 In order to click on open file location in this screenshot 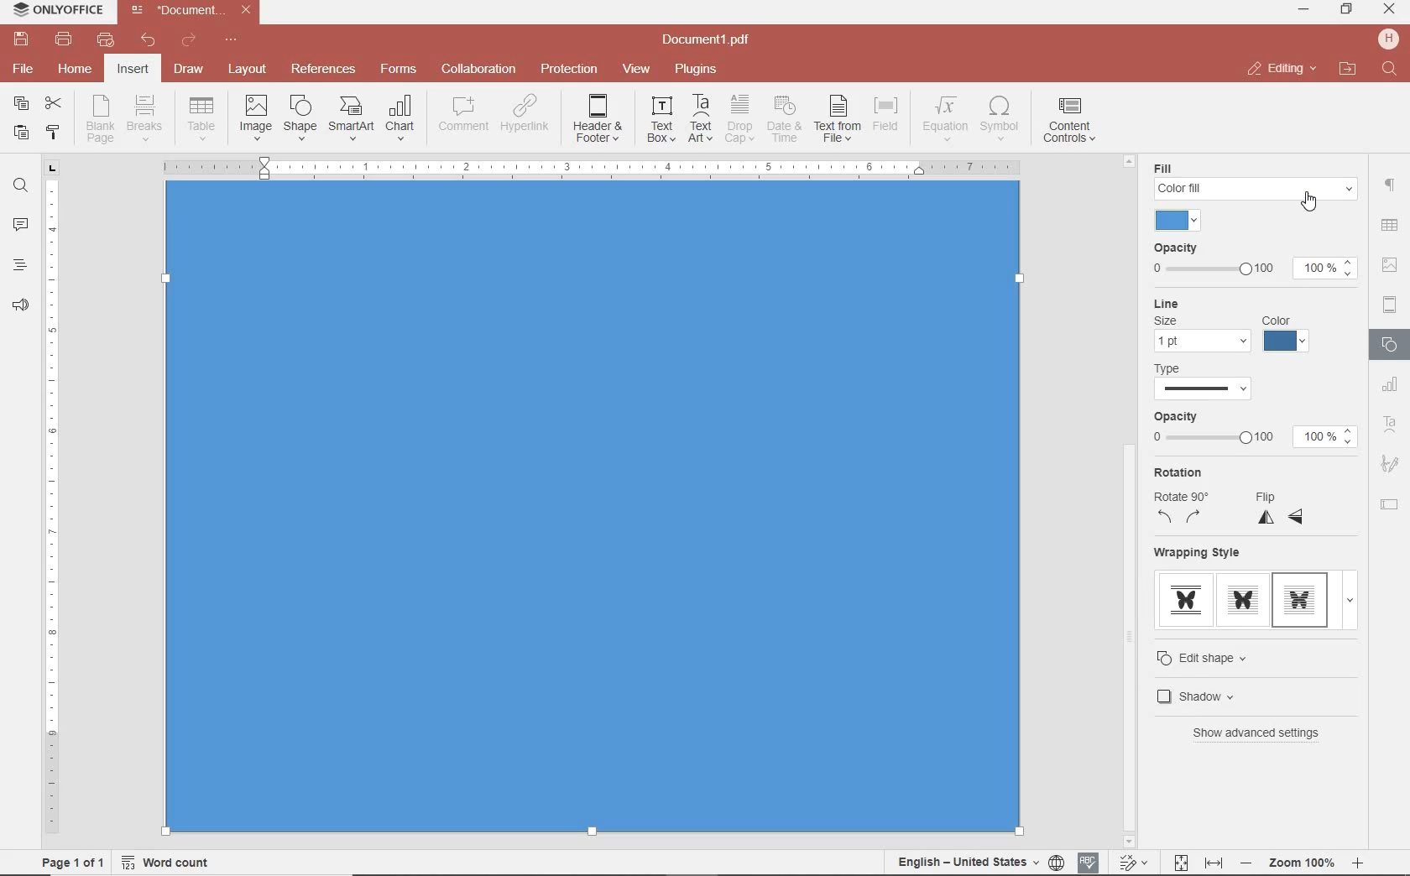, I will do `click(1348, 70)`.